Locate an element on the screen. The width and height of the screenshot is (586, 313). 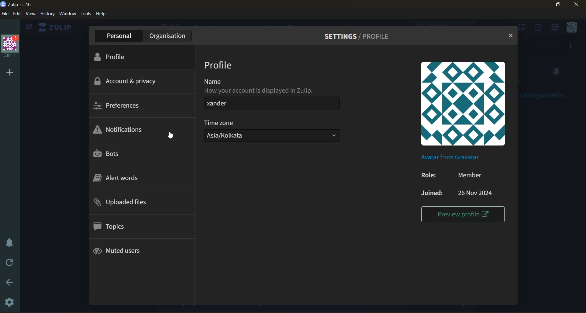
organisation profile is located at coordinates (11, 46).